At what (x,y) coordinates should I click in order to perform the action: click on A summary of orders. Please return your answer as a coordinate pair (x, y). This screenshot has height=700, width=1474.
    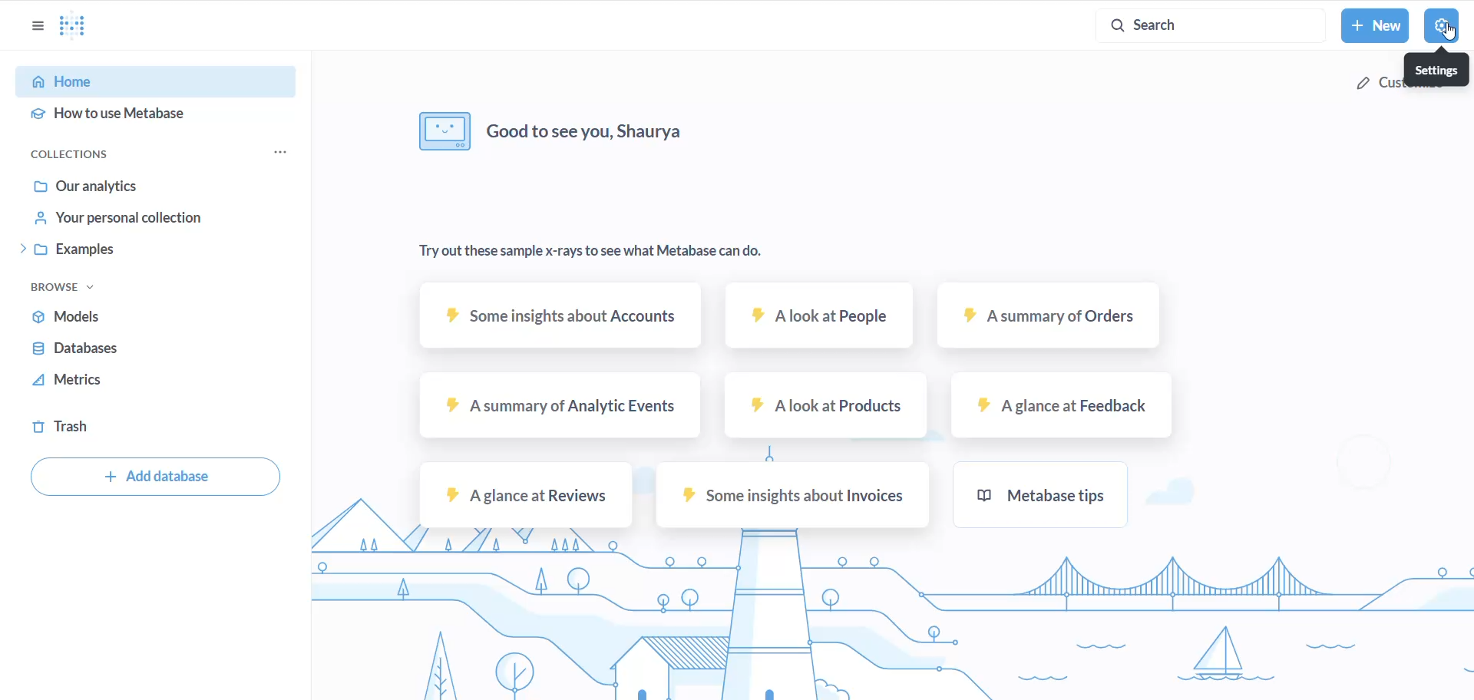
    Looking at the image, I should click on (1049, 318).